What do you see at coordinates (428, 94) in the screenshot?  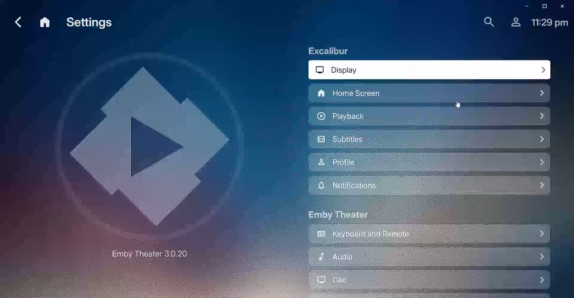 I see `Home Screen` at bounding box center [428, 94].